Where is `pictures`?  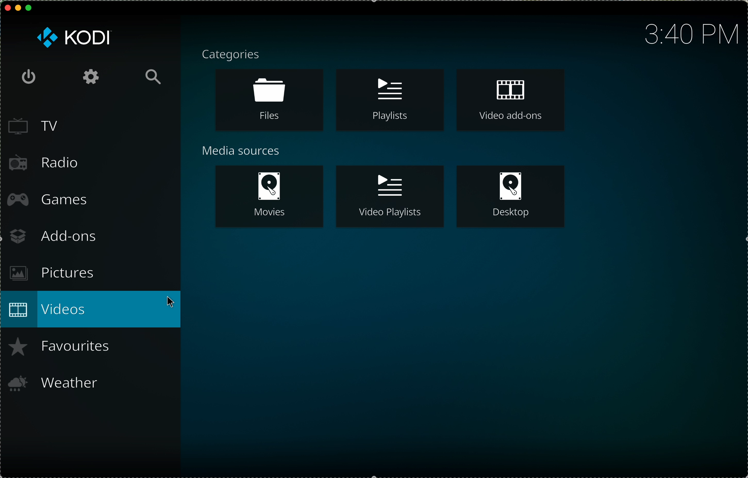
pictures is located at coordinates (49, 274).